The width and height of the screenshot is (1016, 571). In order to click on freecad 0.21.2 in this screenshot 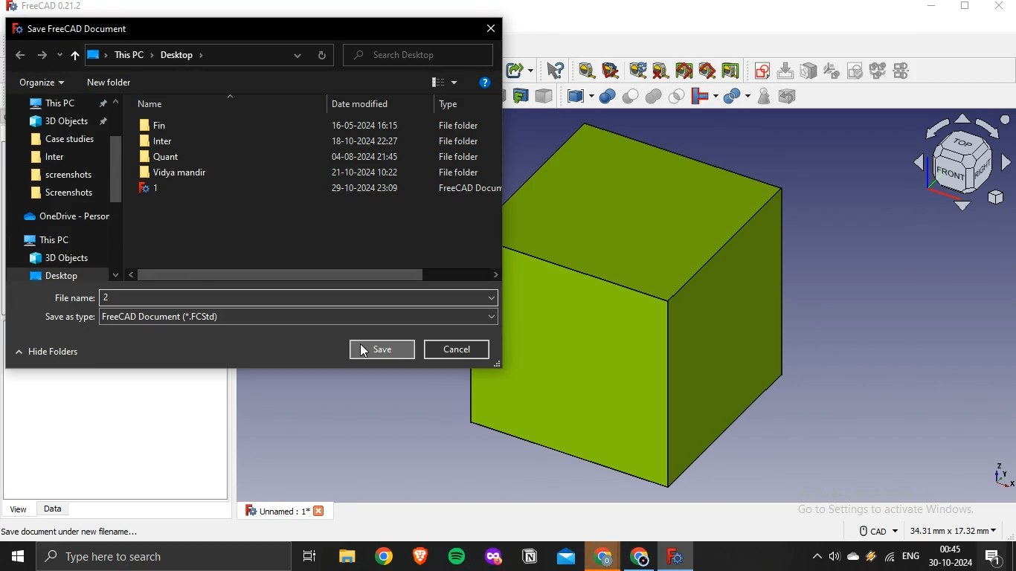, I will do `click(43, 7)`.